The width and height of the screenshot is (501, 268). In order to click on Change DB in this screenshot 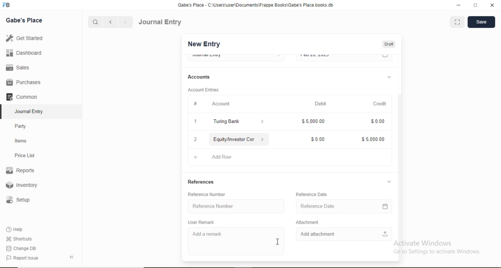, I will do `click(20, 249)`.